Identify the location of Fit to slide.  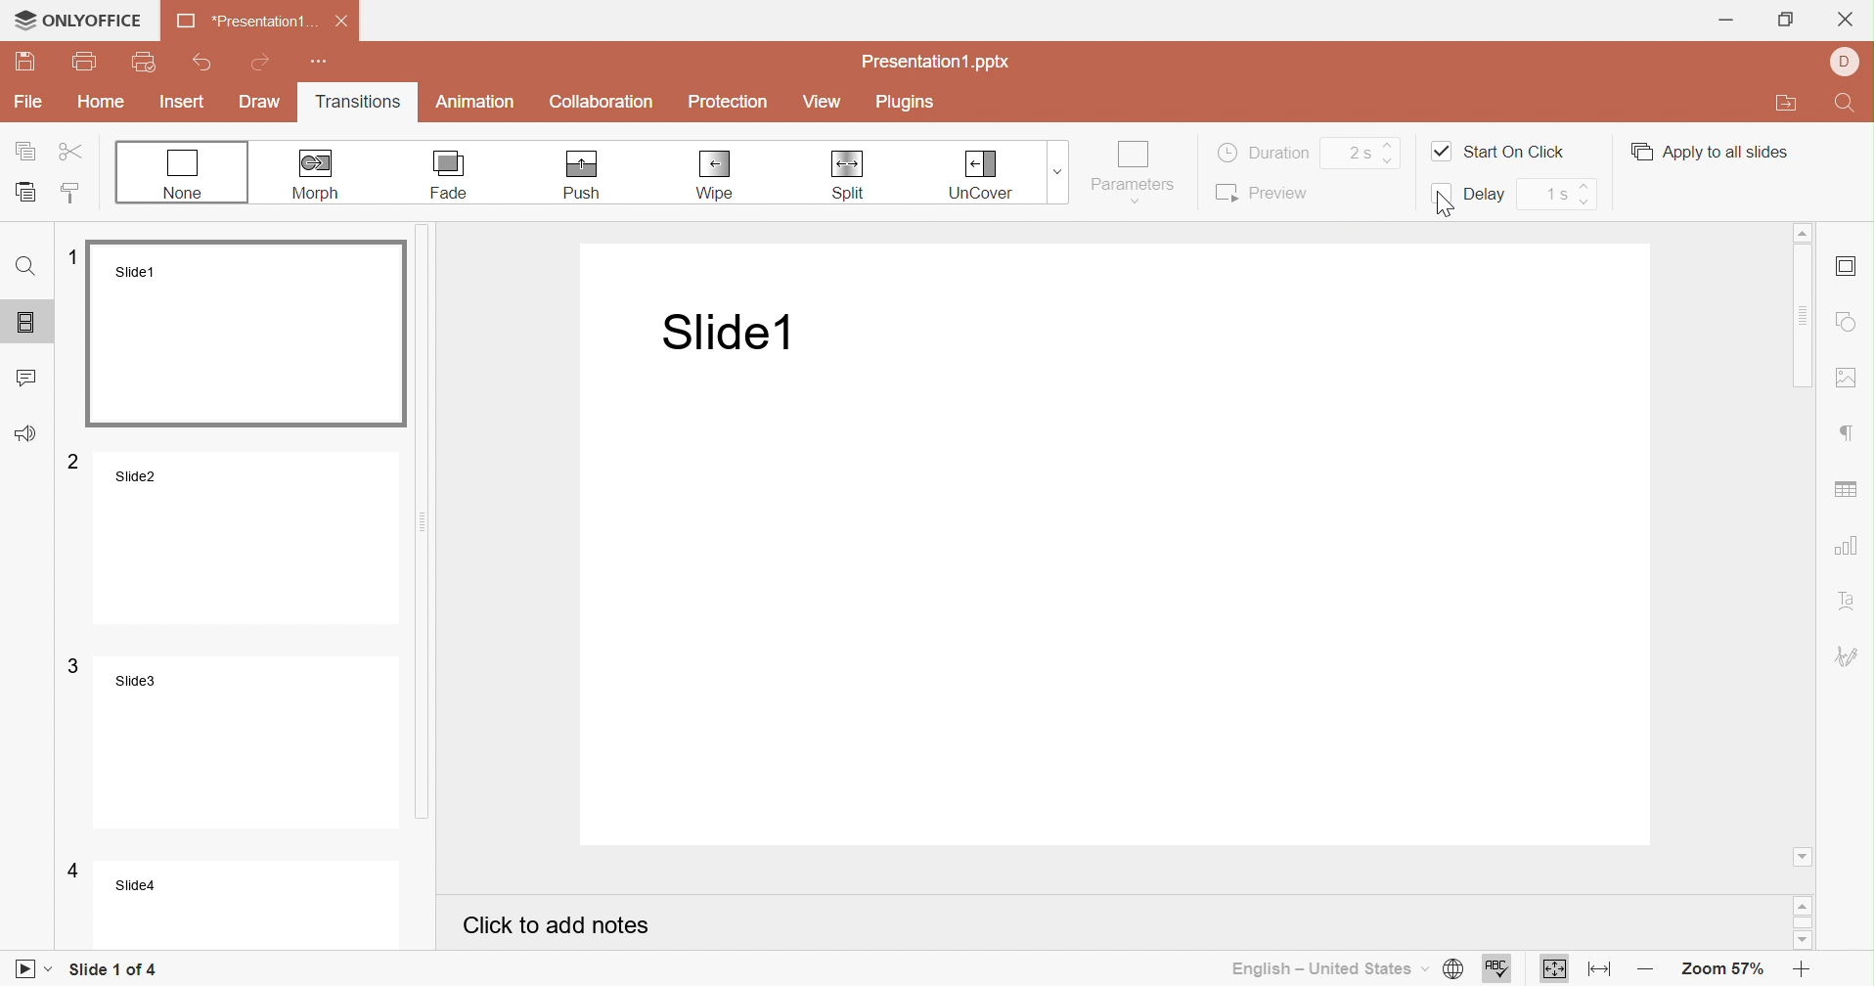
(1555, 971).